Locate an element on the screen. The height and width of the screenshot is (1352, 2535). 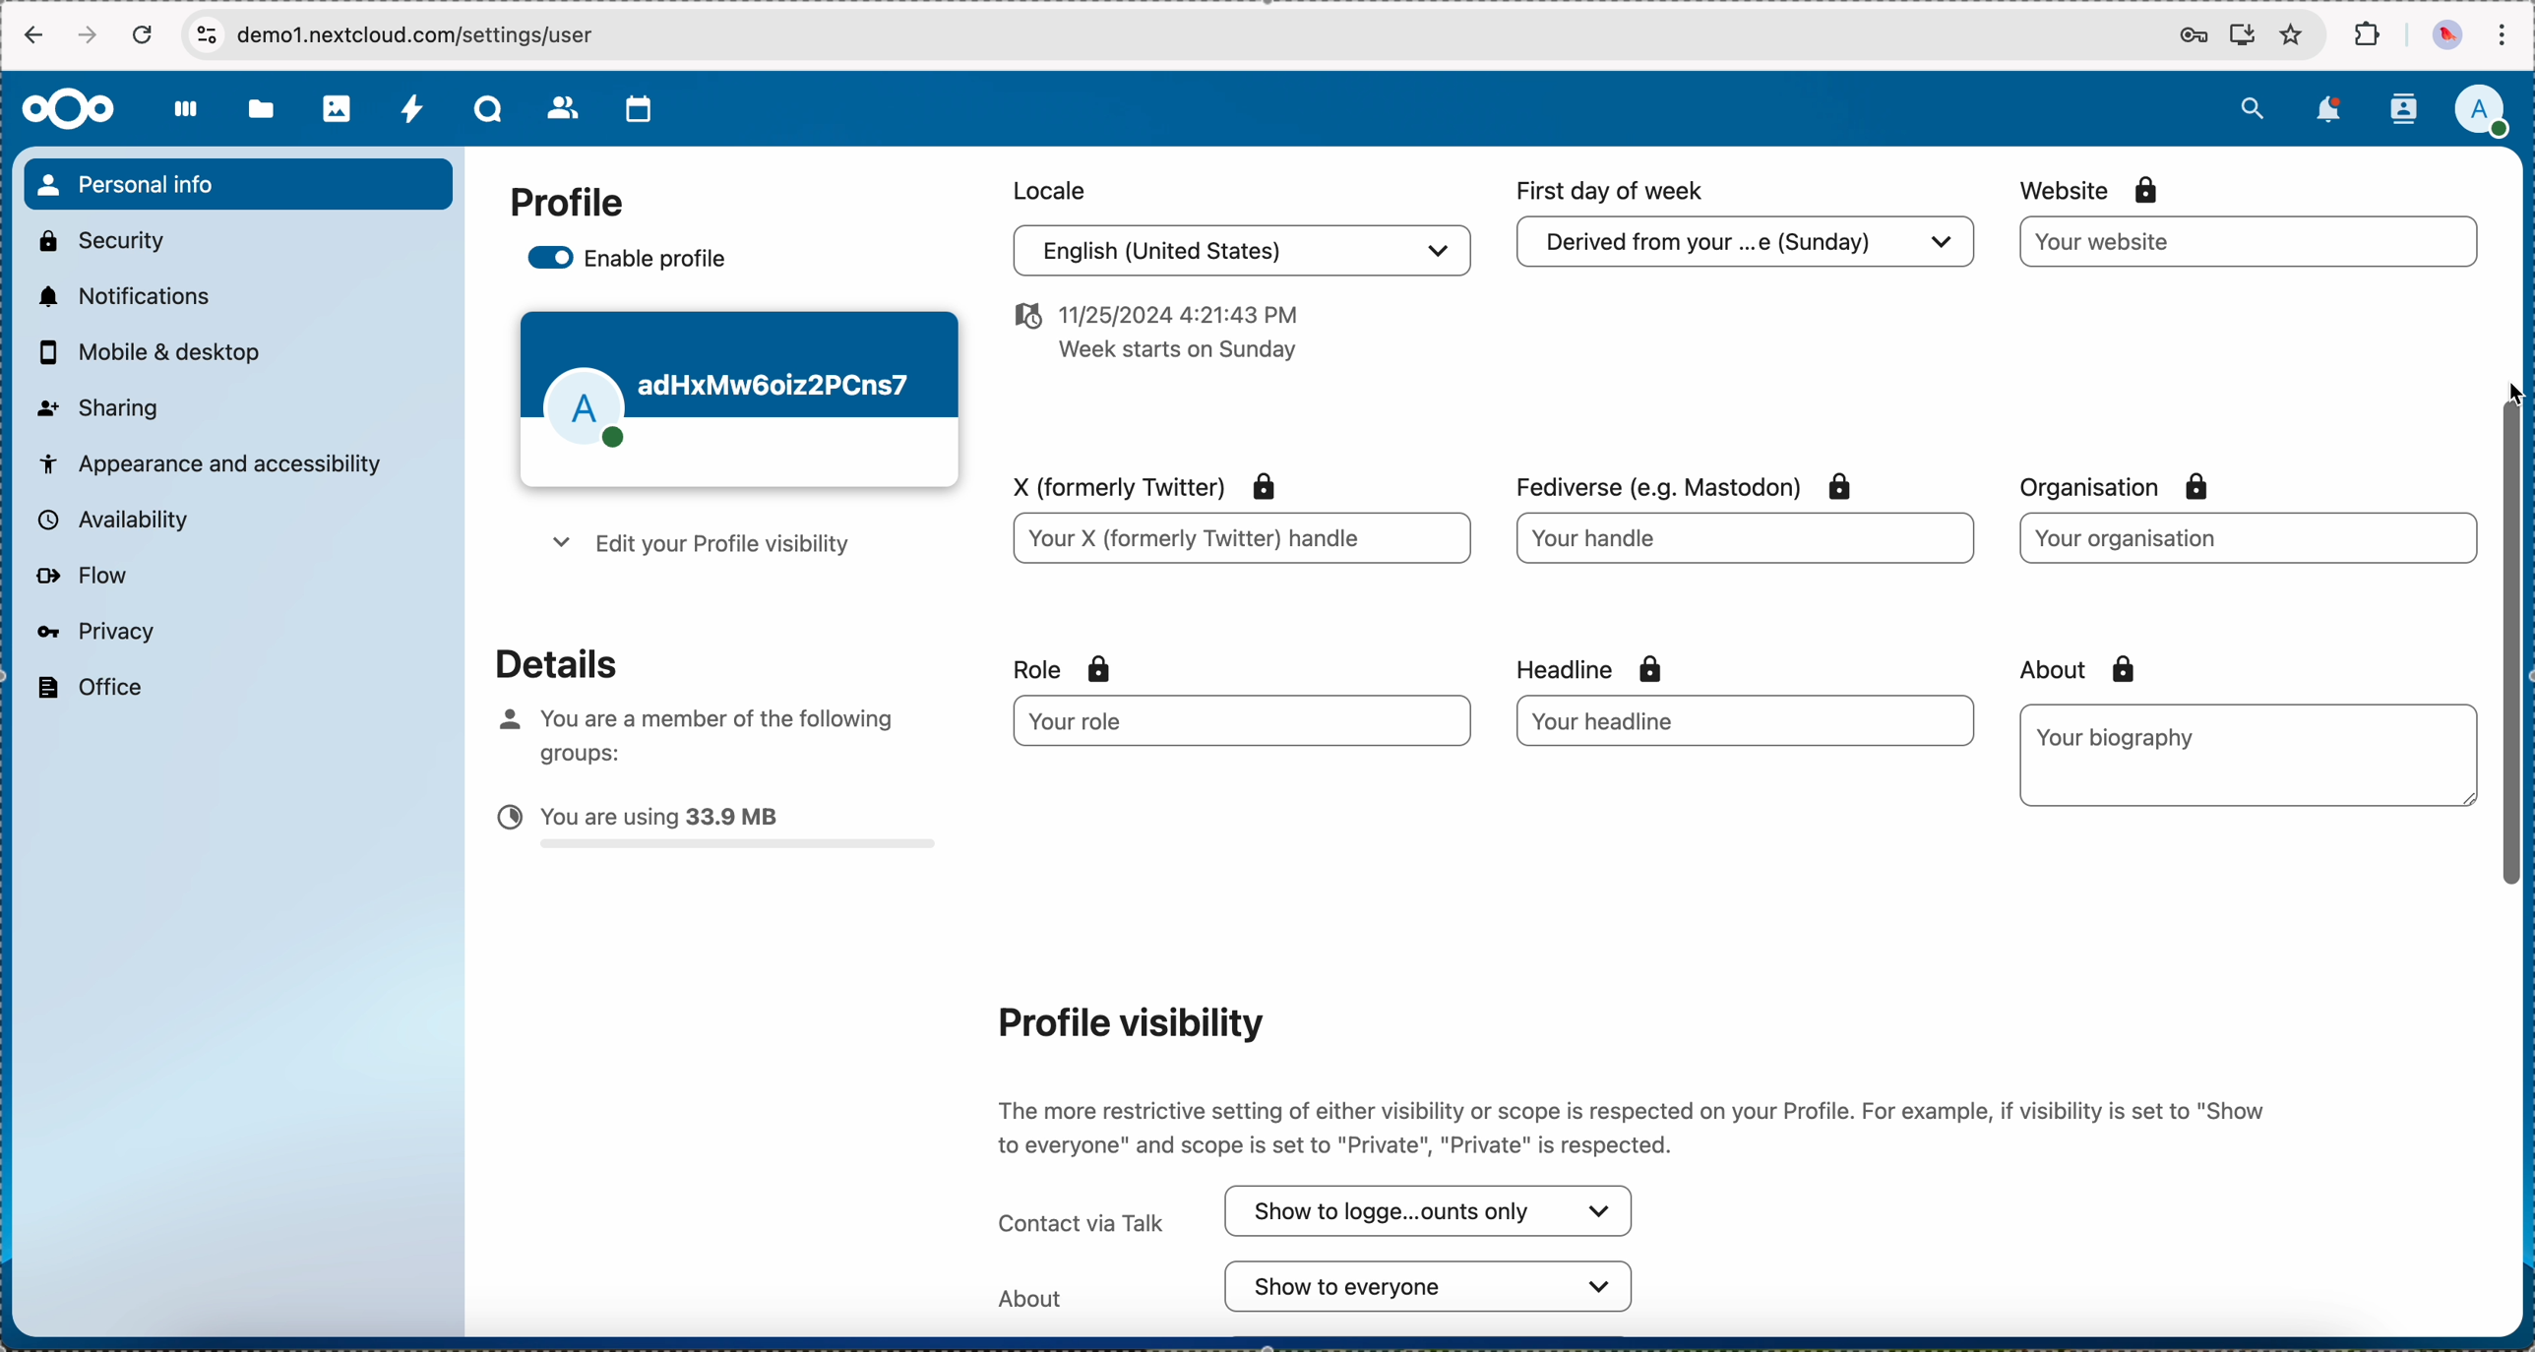
biography is located at coordinates (2121, 736).